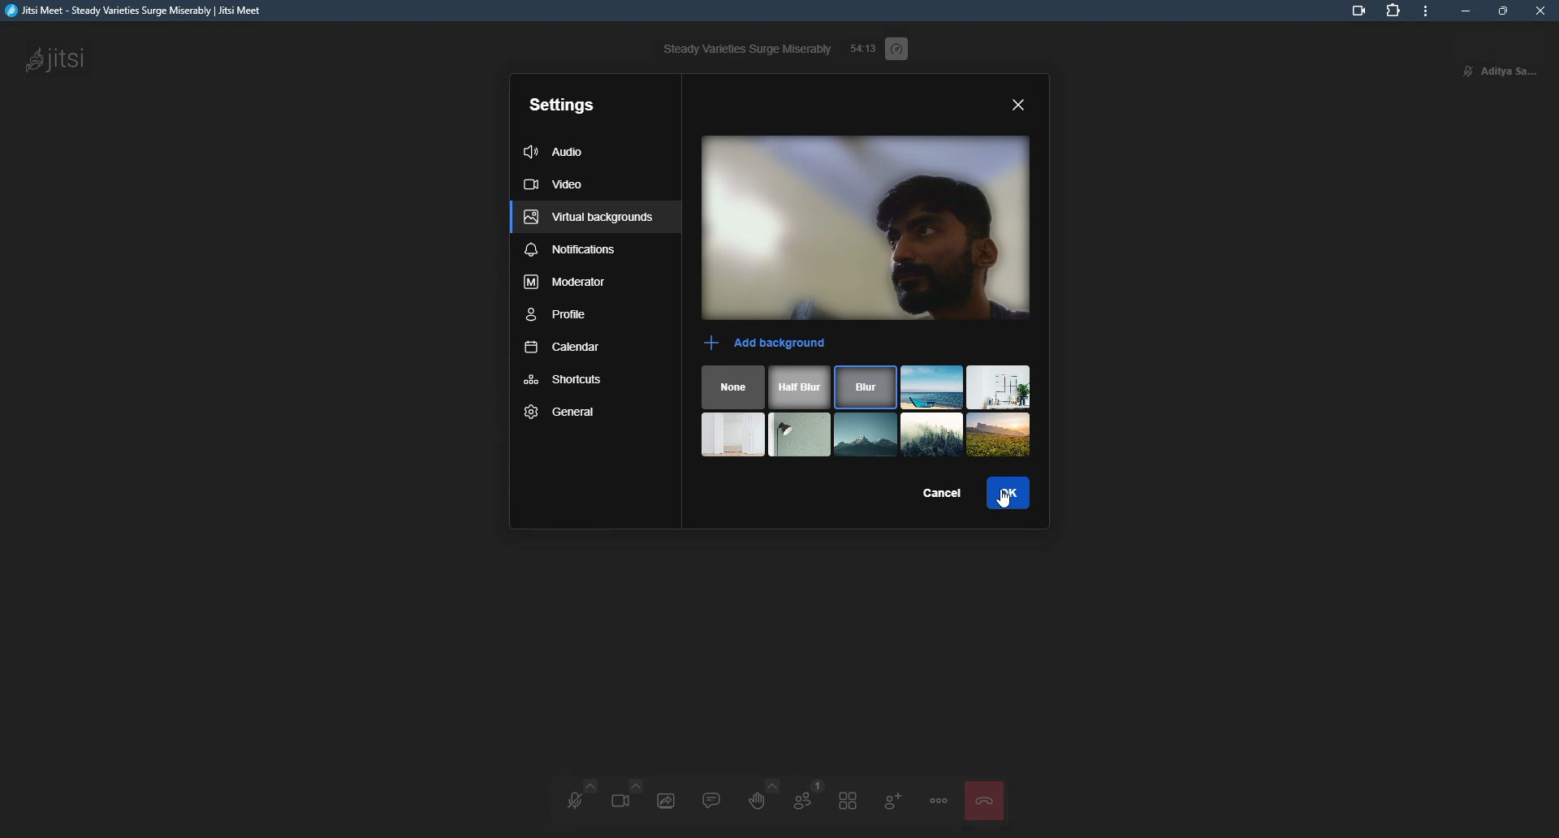 This screenshot has width=1559, height=838. Describe the element at coordinates (562, 352) in the screenshot. I see `calendar` at that location.